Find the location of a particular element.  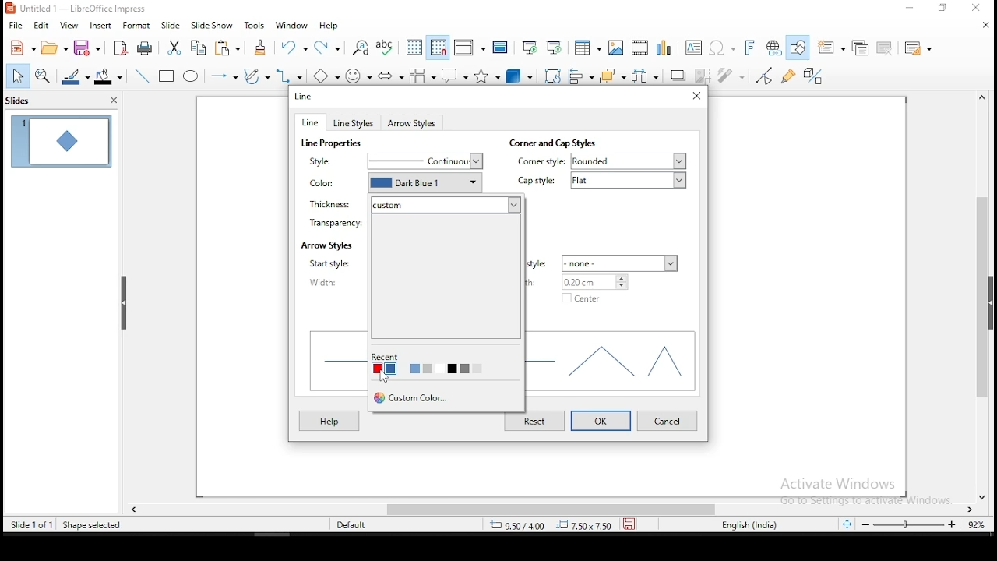

color option is located at coordinates (403, 369).